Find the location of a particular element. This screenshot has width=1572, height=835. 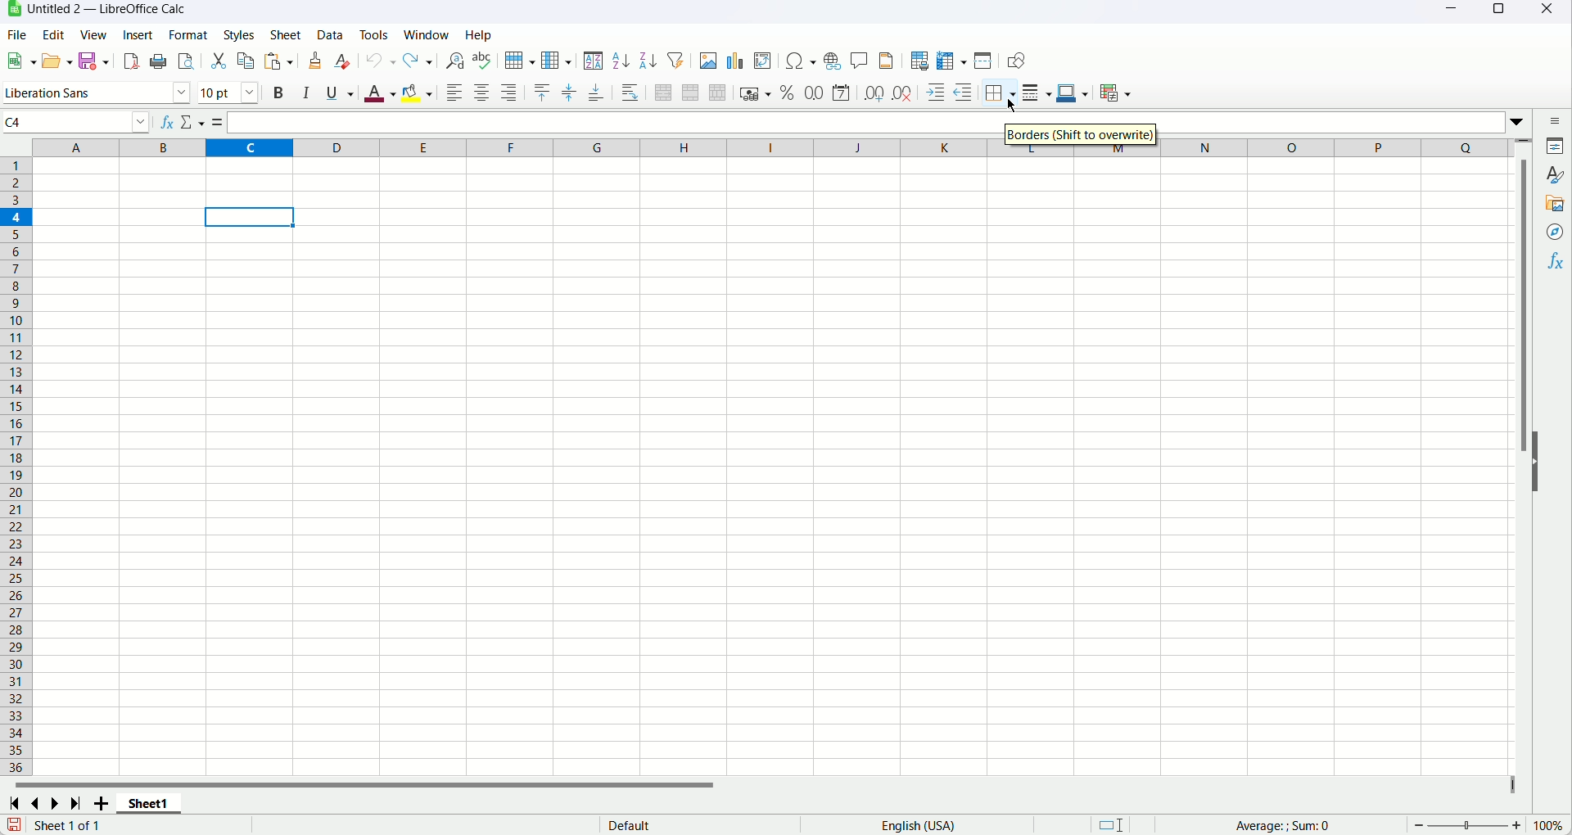

Format as number is located at coordinates (814, 92).